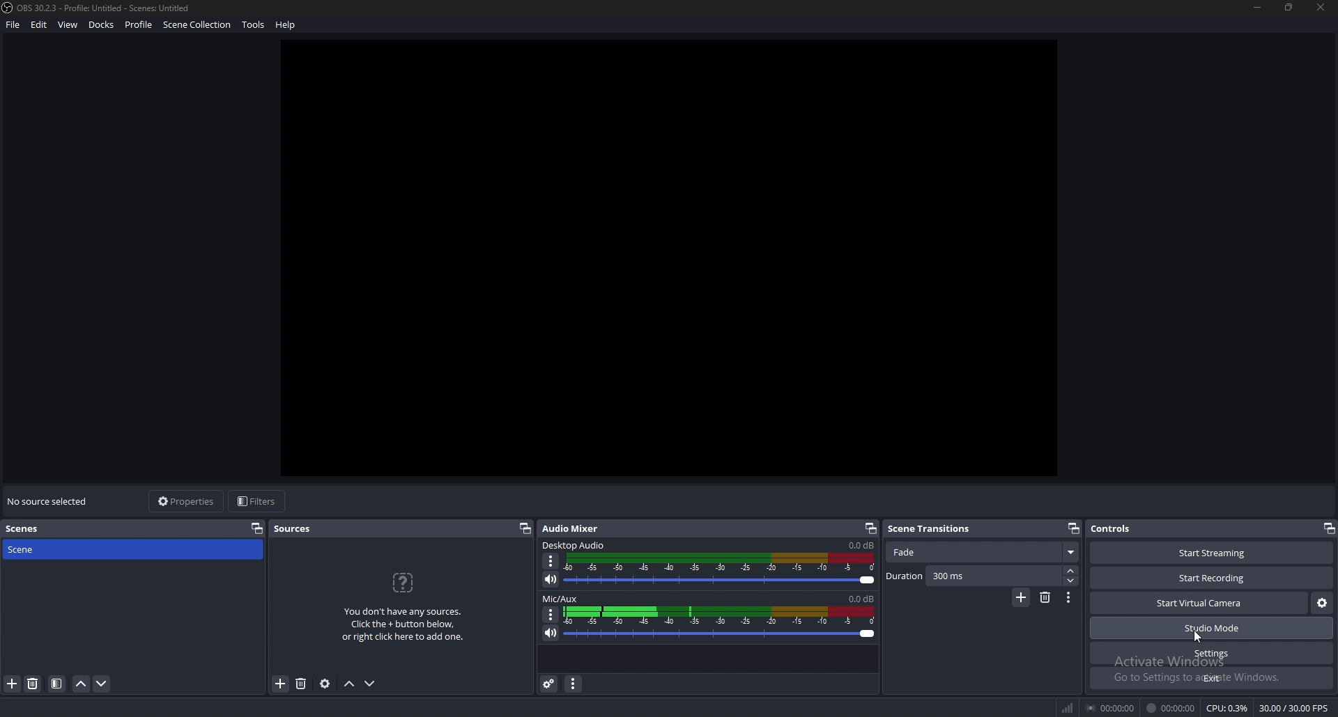 The width and height of the screenshot is (1338, 717). Describe the element at coordinates (574, 527) in the screenshot. I see `Audio mixer` at that location.